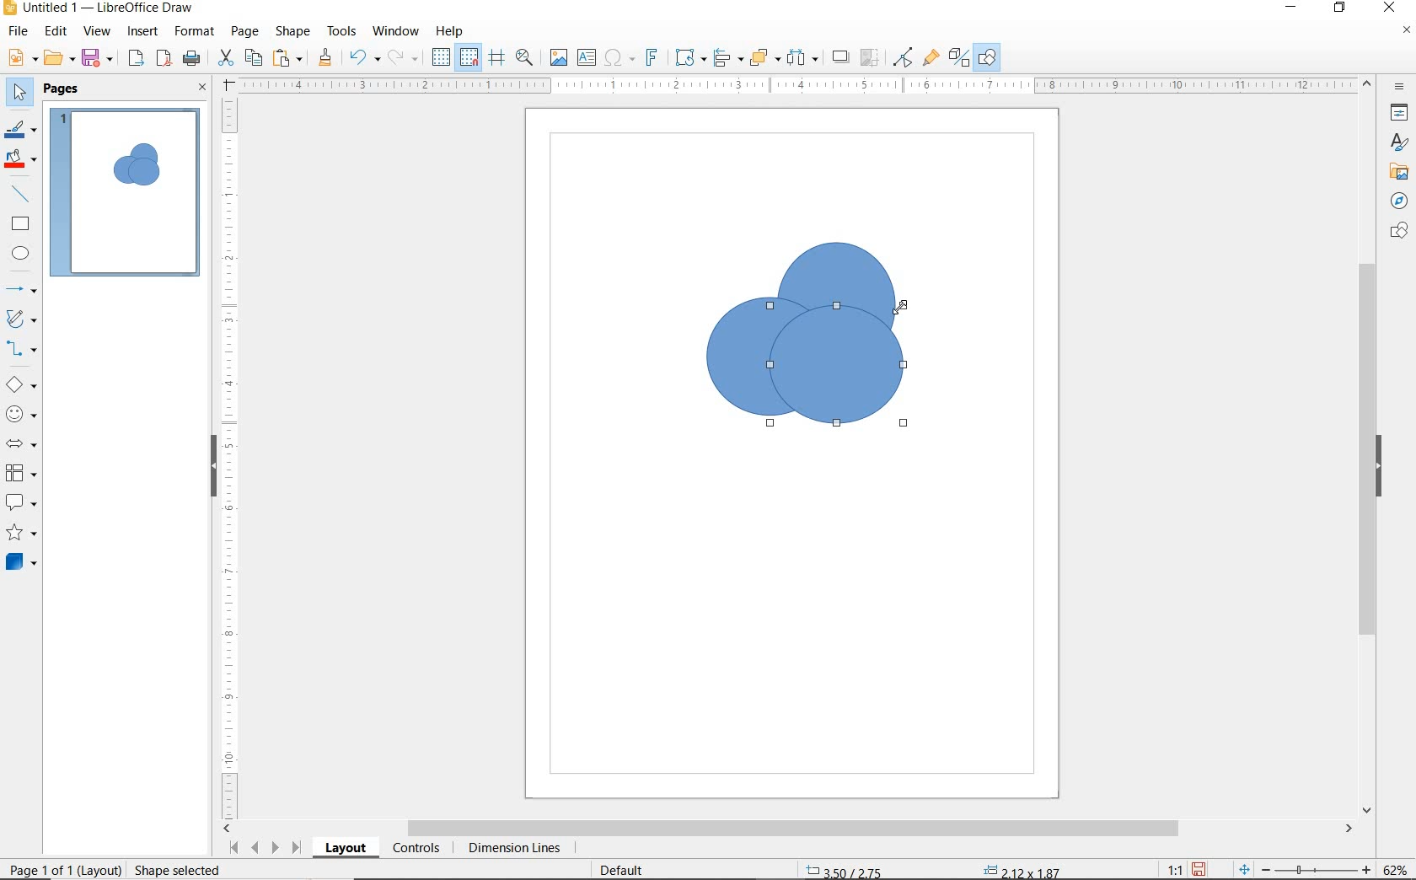 The height and width of the screenshot is (880, 1416). Describe the element at coordinates (468, 57) in the screenshot. I see `SNAP TO GRID` at that location.